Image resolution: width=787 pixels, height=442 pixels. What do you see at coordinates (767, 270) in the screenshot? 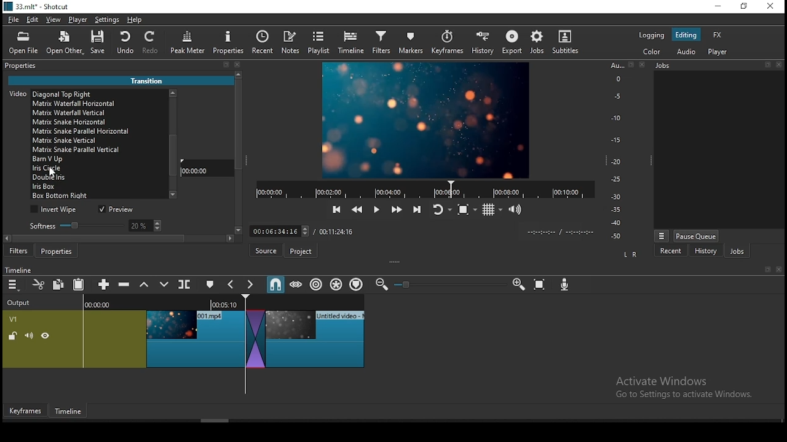
I see `` at bounding box center [767, 270].